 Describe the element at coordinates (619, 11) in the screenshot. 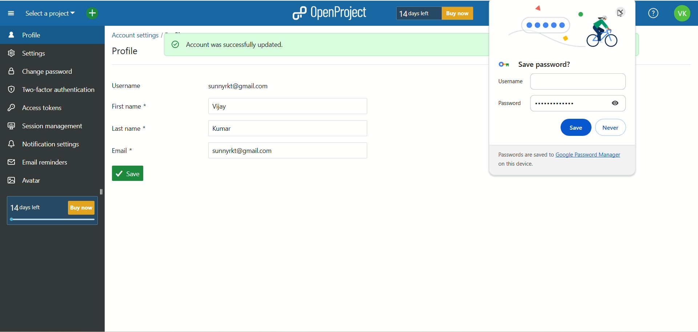

I see `close` at that location.